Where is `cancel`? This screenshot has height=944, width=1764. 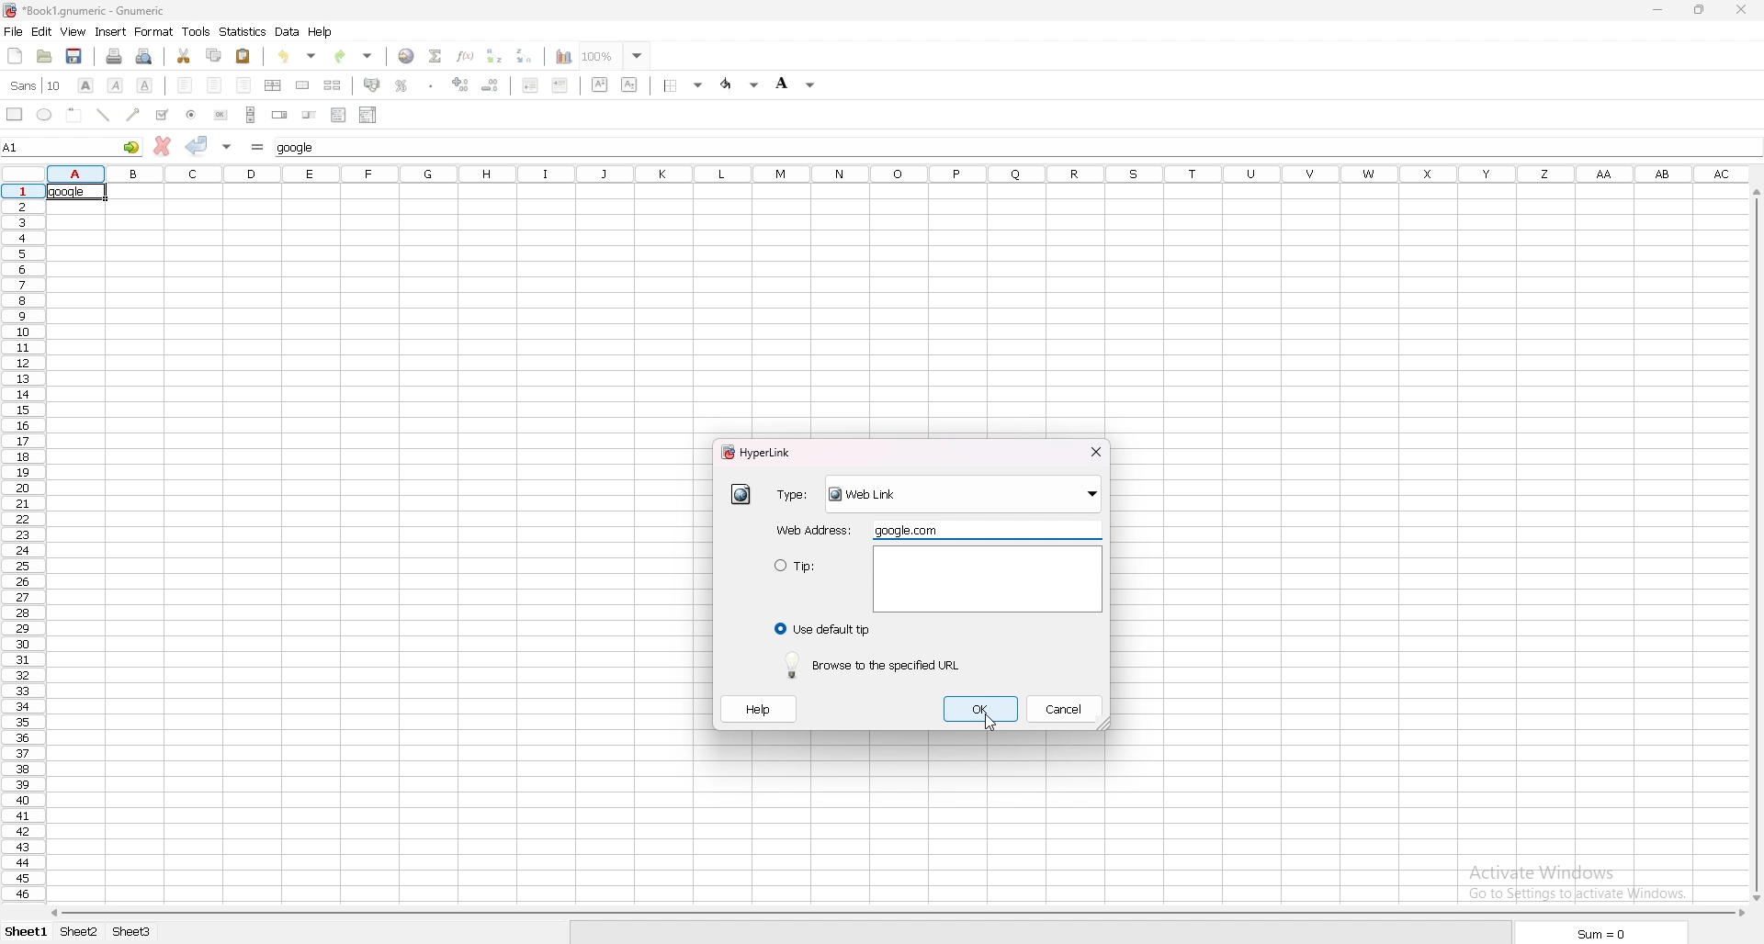 cancel is located at coordinates (1062, 708).